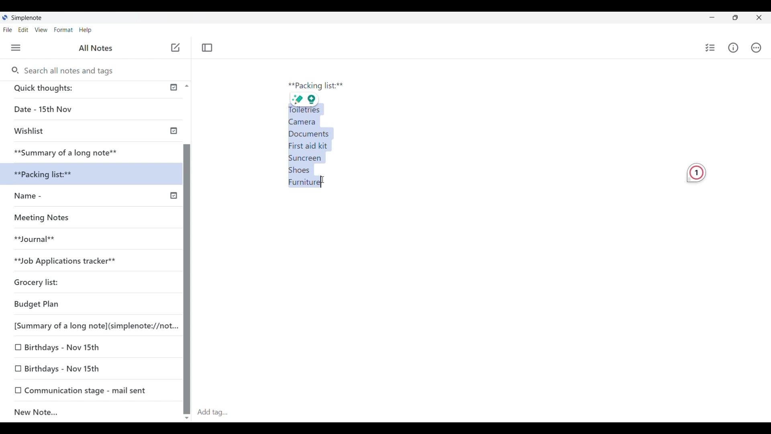 The image size is (771, 434). What do you see at coordinates (41, 30) in the screenshot?
I see `View menu` at bounding box center [41, 30].